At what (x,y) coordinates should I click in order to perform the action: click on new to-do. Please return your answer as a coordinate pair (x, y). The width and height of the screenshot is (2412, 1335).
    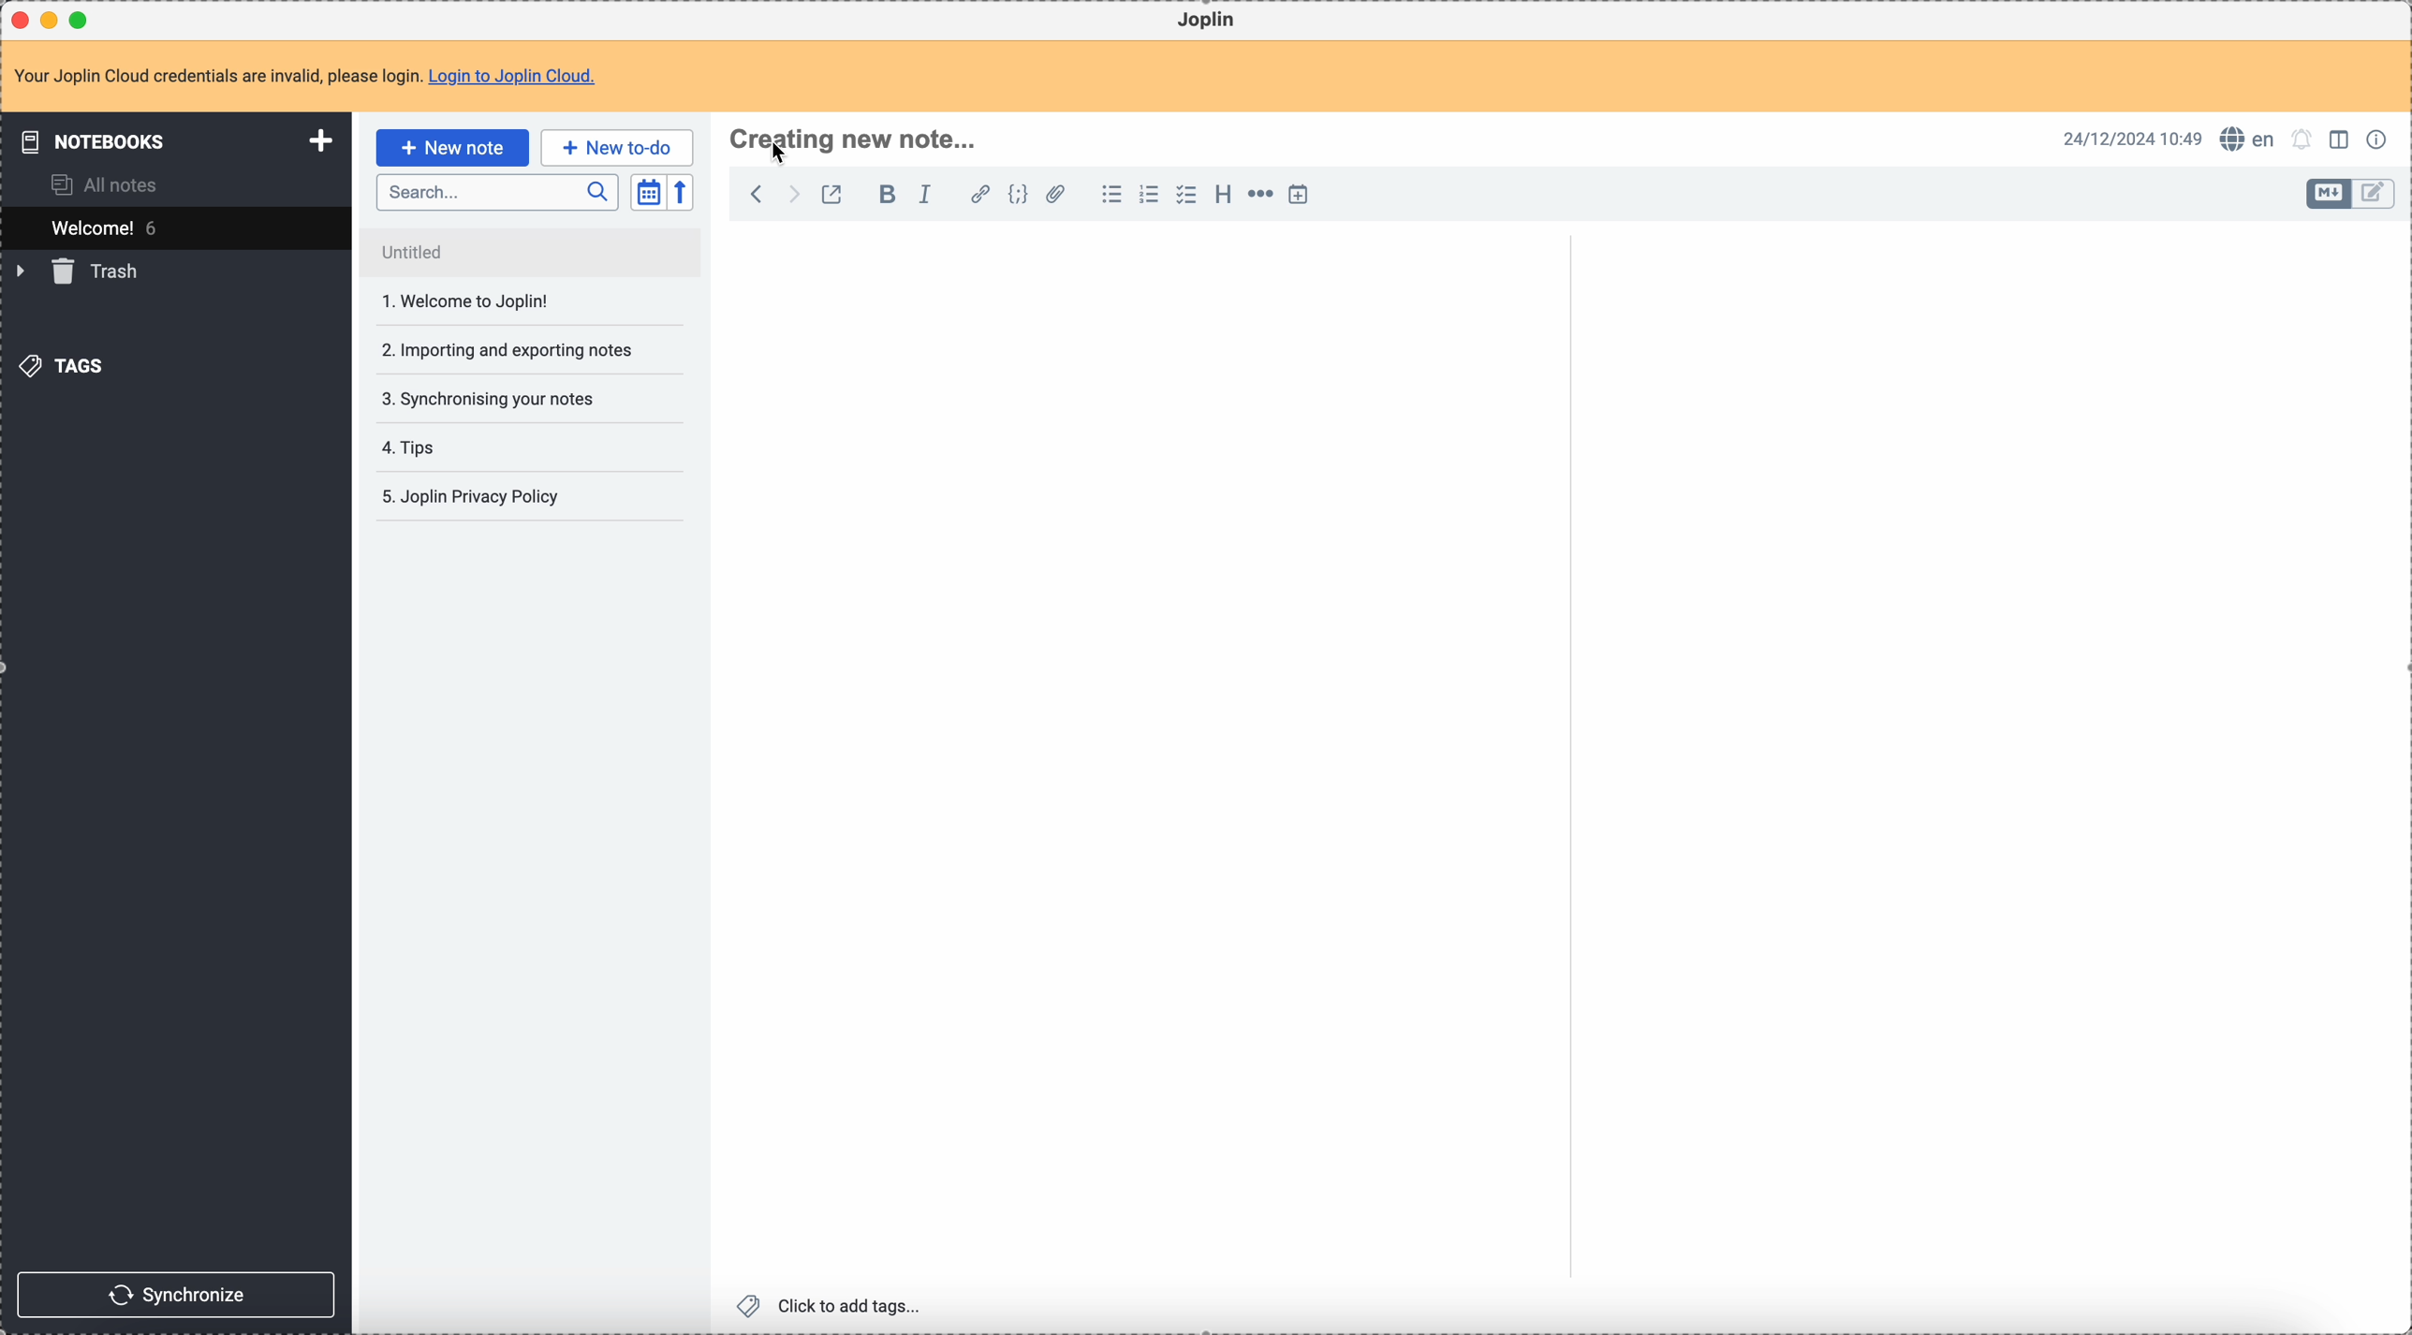
    Looking at the image, I should click on (617, 146).